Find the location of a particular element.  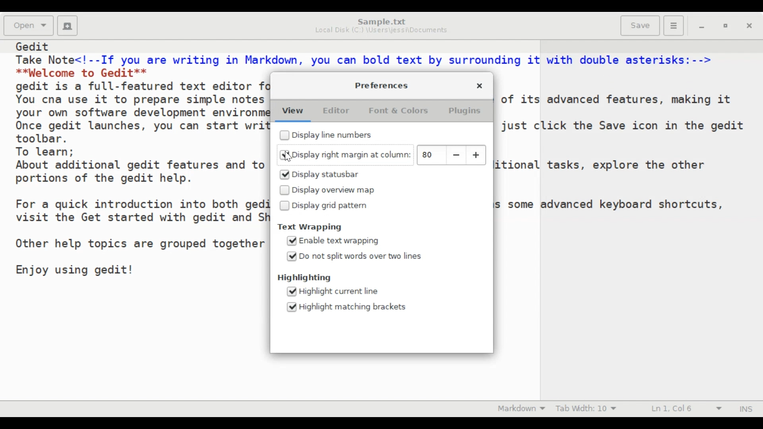

(un)select Display line numbers is located at coordinates (326, 134).